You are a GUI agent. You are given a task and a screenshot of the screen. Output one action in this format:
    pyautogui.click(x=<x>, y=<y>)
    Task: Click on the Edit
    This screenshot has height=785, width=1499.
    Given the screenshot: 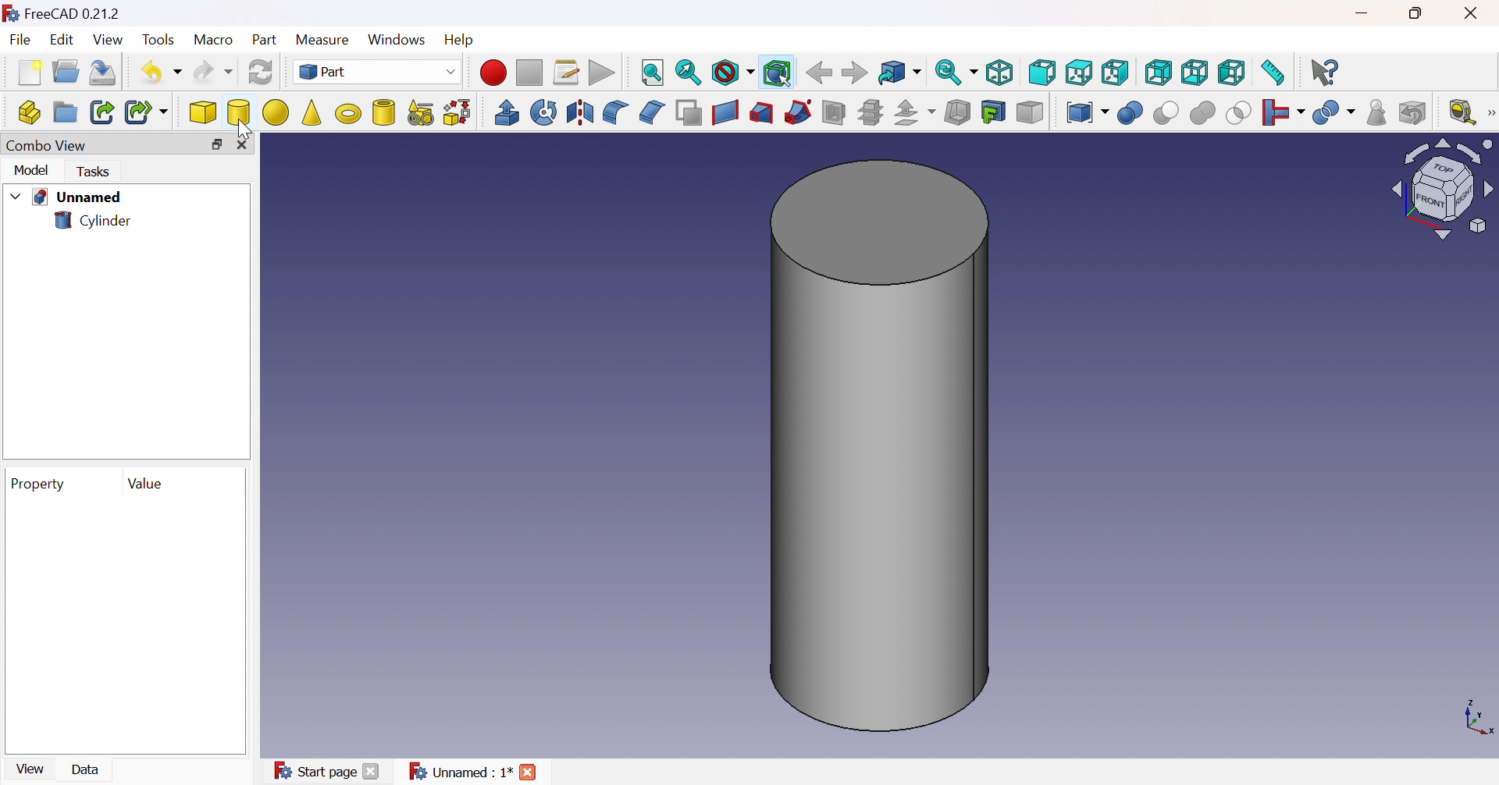 What is the action you would take?
    pyautogui.click(x=65, y=41)
    